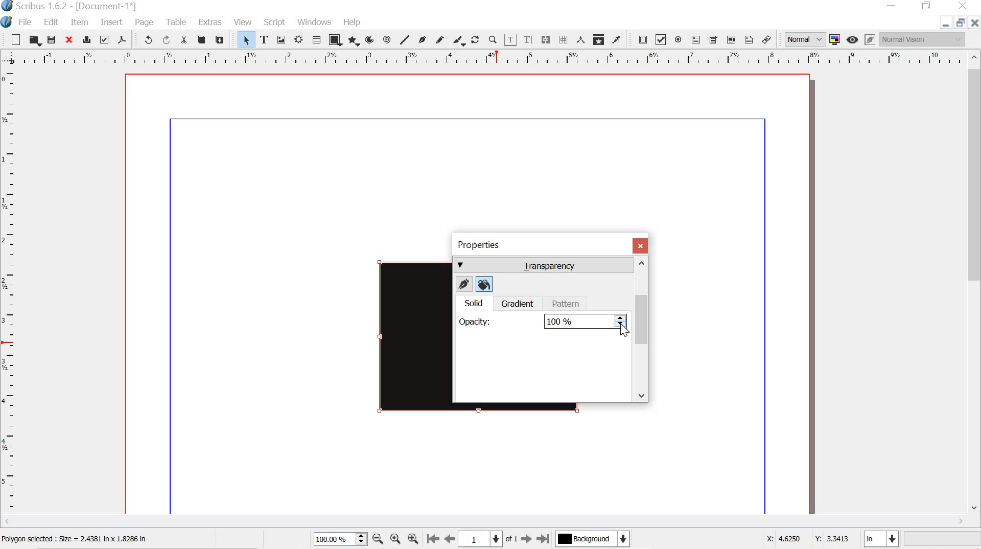  What do you see at coordinates (805, 39) in the screenshot?
I see `normal` at bounding box center [805, 39].